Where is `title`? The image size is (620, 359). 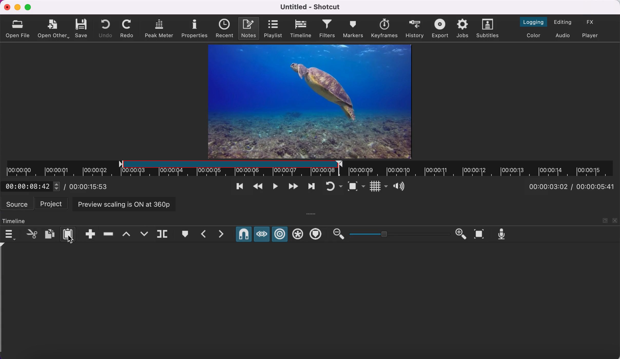 title is located at coordinates (314, 7).